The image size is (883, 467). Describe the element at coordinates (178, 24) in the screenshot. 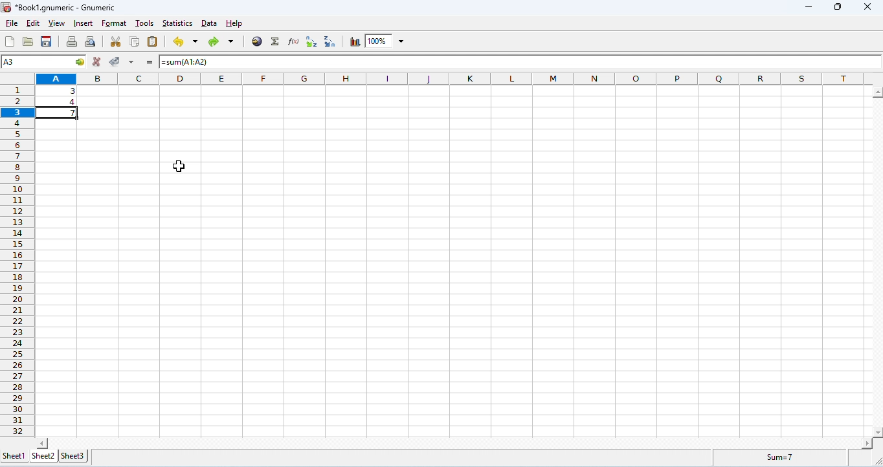

I see `statistics` at that location.